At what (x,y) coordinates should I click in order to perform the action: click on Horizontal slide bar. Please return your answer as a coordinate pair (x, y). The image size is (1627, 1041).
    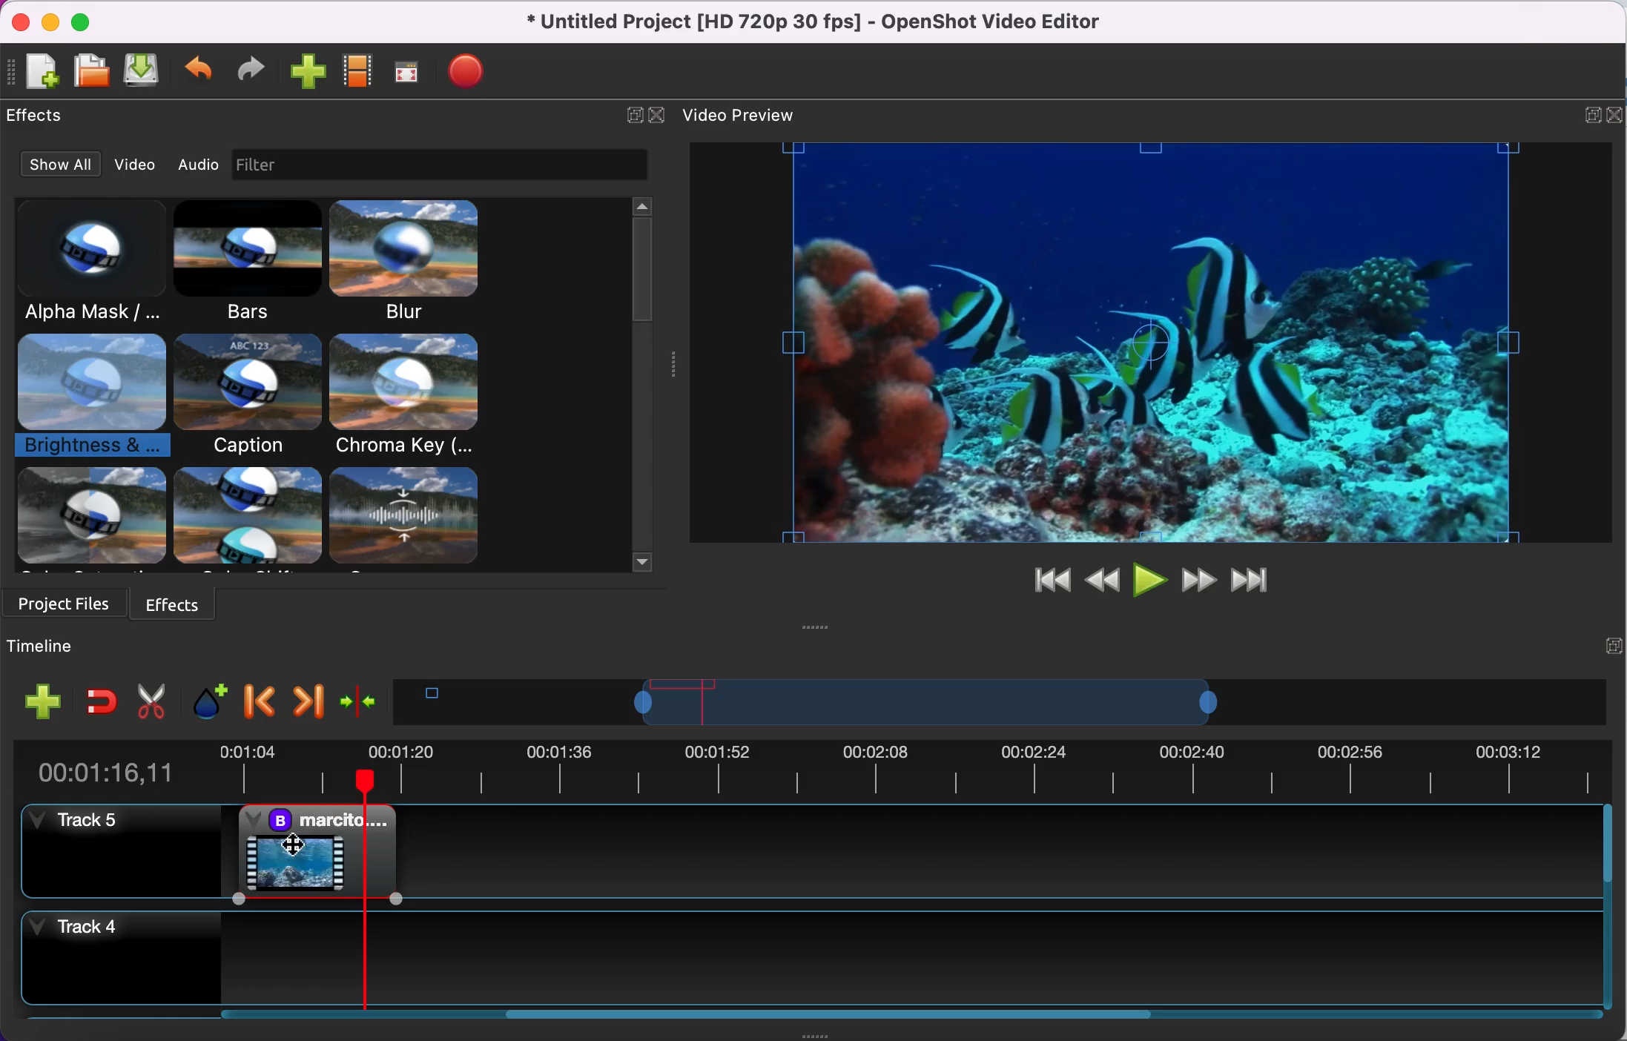
    Looking at the image, I should click on (893, 1014).